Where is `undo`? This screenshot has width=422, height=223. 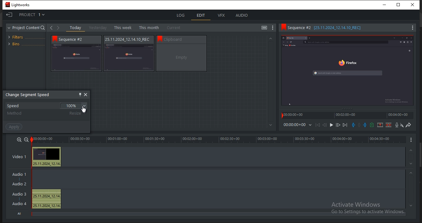
undo is located at coordinates (401, 125).